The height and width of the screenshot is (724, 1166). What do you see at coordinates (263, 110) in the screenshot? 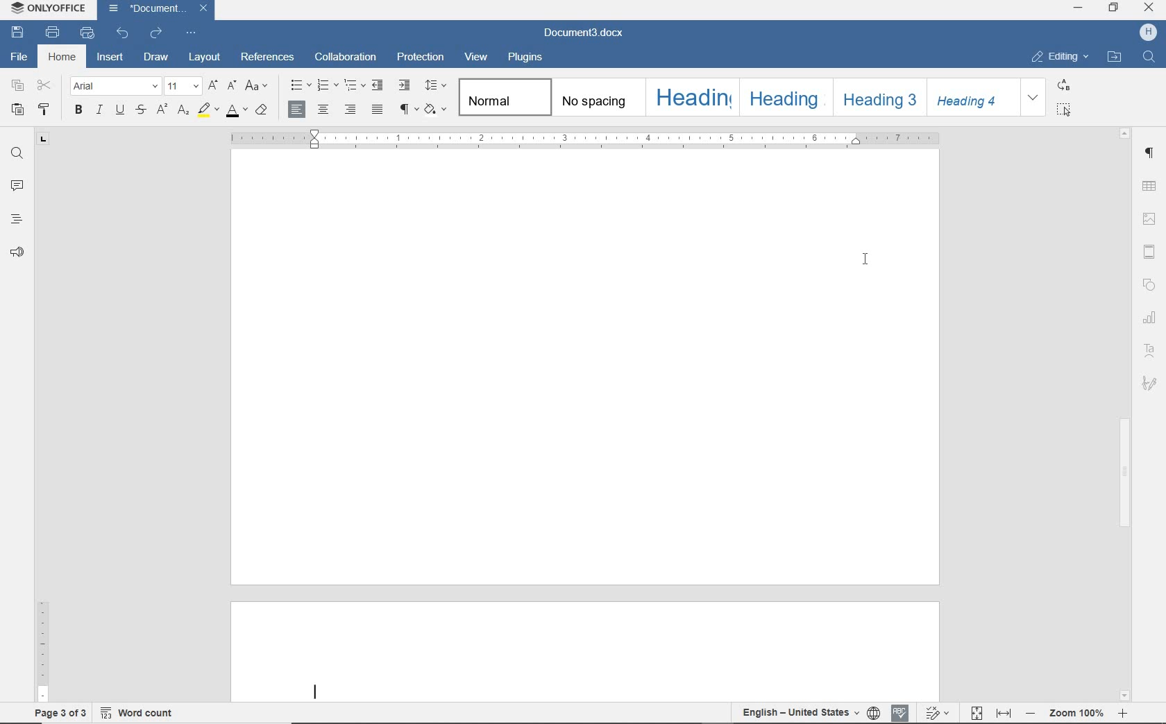
I see `CLEAR STYLE` at bounding box center [263, 110].